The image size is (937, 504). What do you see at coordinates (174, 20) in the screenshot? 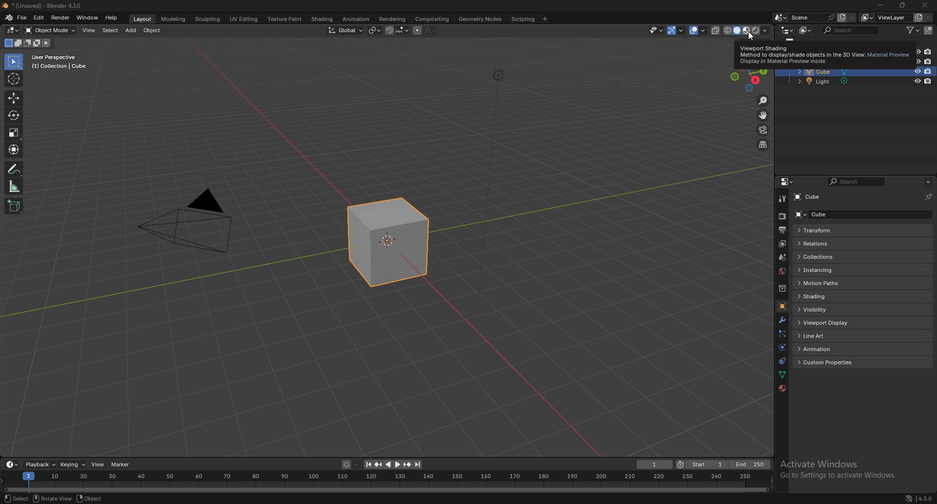
I see `modeling` at bounding box center [174, 20].